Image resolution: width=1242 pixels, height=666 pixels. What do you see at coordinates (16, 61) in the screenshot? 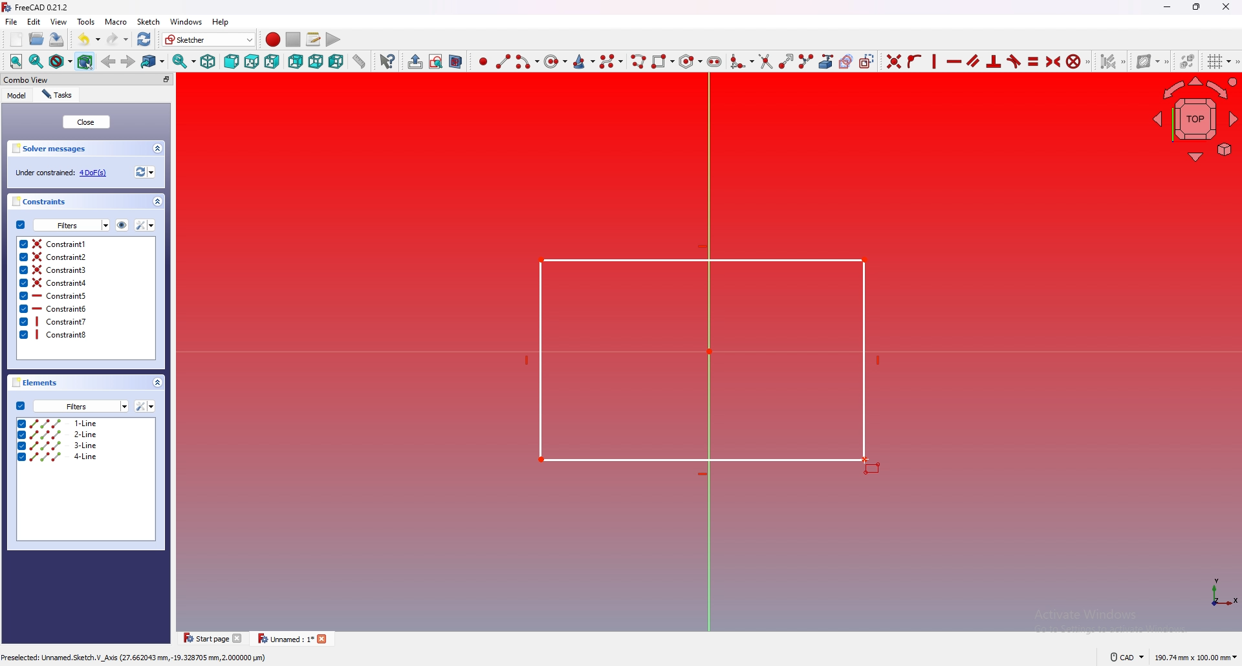
I see `fit all` at bounding box center [16, 61].